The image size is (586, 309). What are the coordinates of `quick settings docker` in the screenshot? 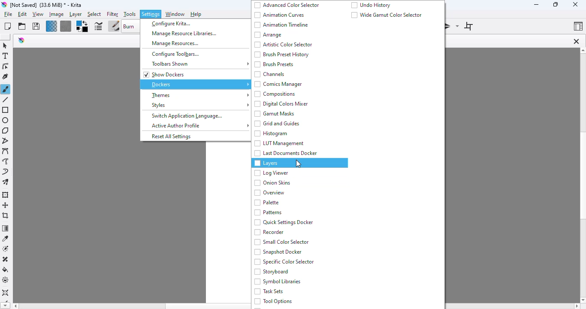 It's located at (284, 222).